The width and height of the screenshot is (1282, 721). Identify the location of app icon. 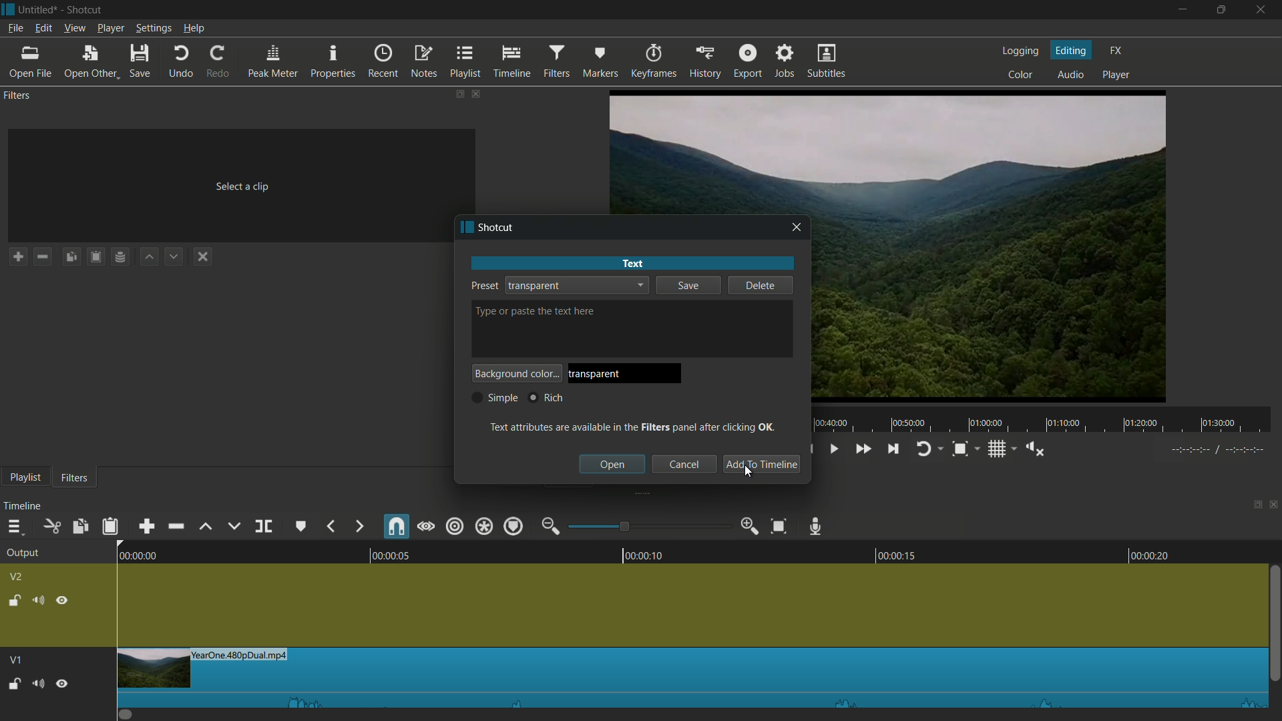
(8, 9).